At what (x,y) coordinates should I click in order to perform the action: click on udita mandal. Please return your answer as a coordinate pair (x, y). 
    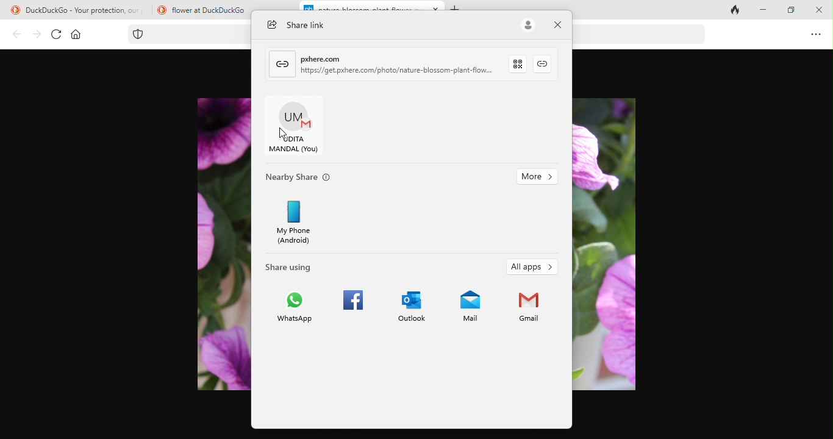
    Looking at the image, I should click on (298, 128).